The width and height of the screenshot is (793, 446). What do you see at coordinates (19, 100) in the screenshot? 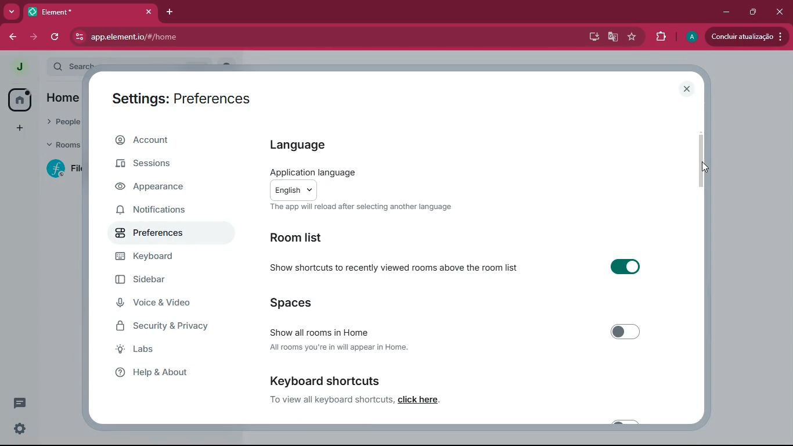
I see `home` at bounding box center [19, 100].